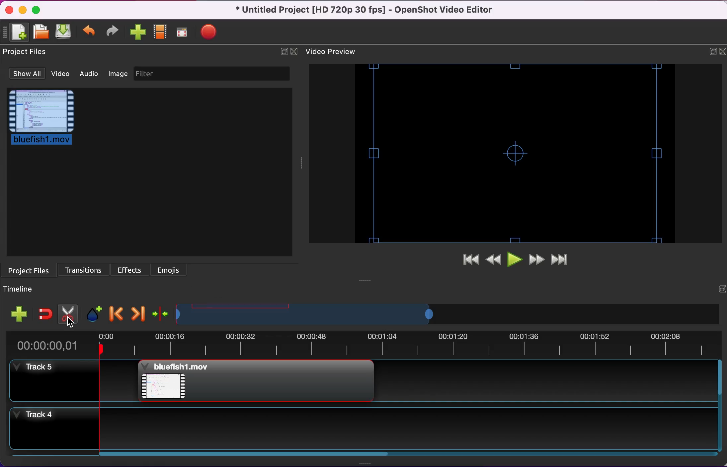  Describe the element at coordinates (42, 32) in the screenshot. I see `open project` at that location.